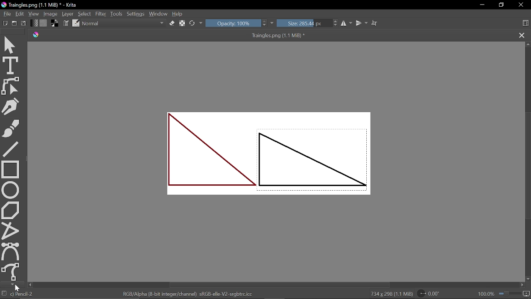  What do you see at coordinates (19, 287) in the screenshot?
I see `Cursor` at bounding box center [19, 287].